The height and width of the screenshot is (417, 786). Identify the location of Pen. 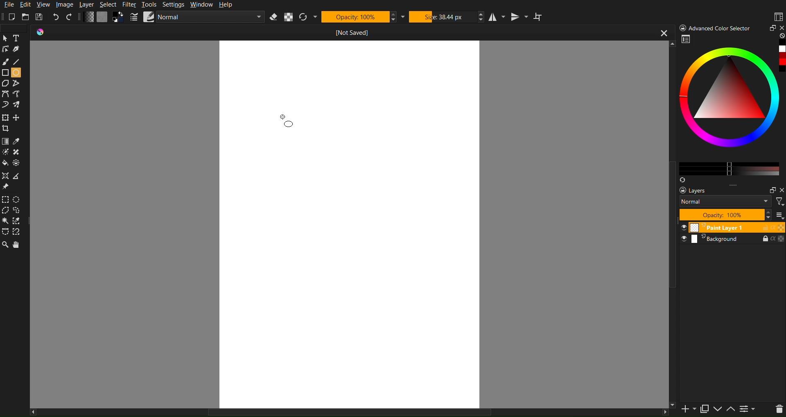
(17, 50).